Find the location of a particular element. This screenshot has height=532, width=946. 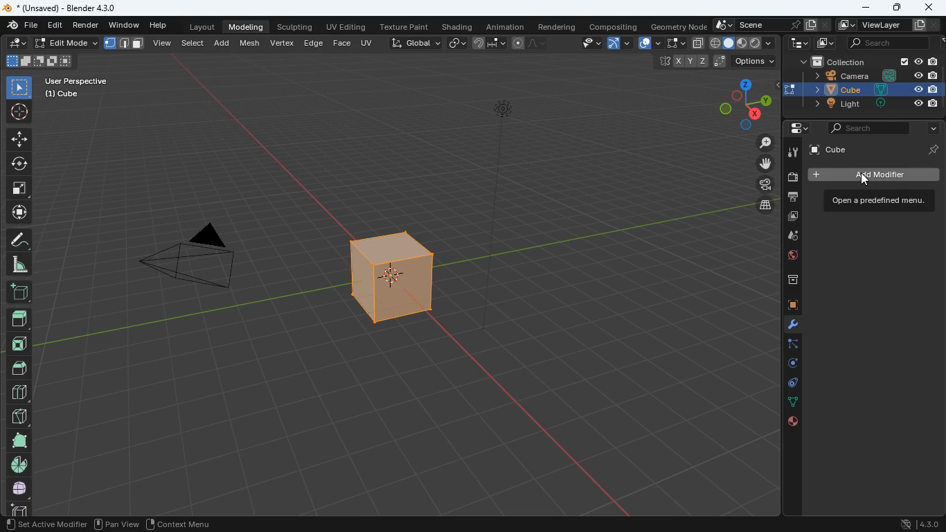

draw is located at coordinates (20, 241).